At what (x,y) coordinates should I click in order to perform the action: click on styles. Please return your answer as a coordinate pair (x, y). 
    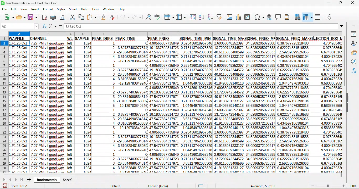
    Looking at the image, I should click on (61, 9).